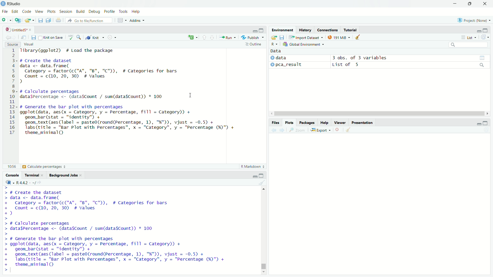 This screenshot has width=493, height=277. What do you see at coordinates (52, 12) in the screenshot?
I see `plots` at bounding box center [52, 12].